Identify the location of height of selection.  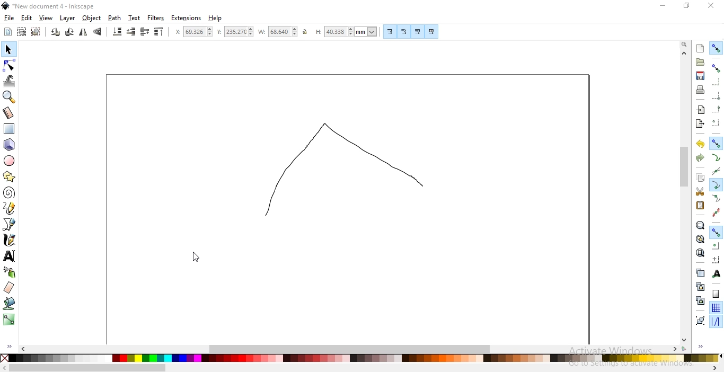
(346, 31).